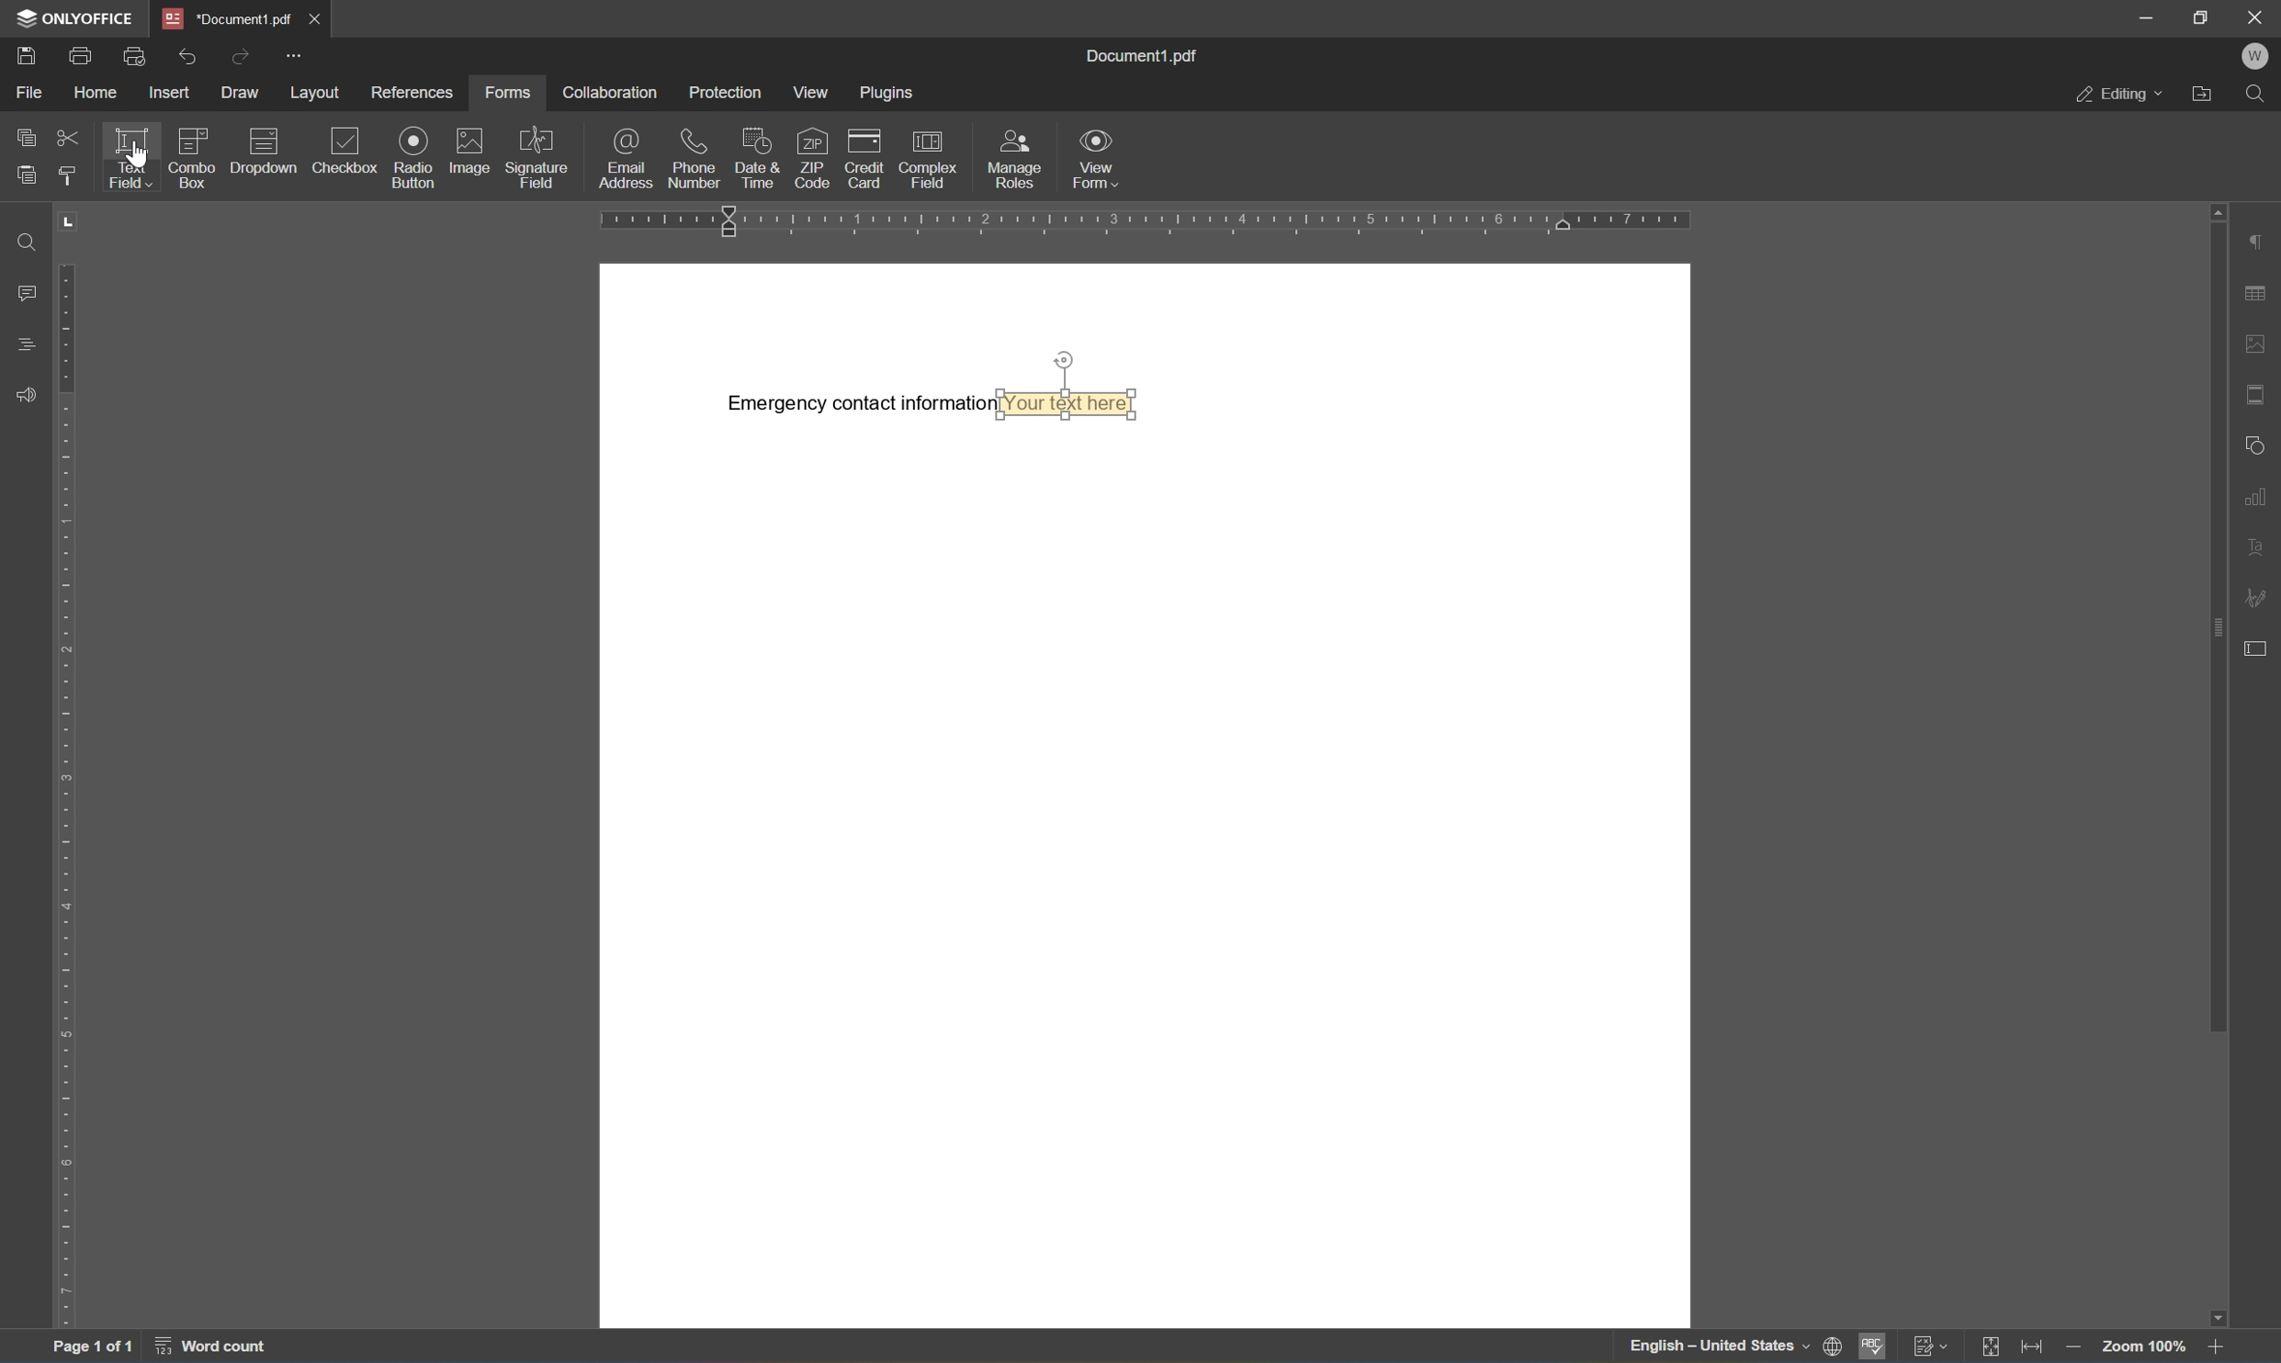 This screenshot has height=1363, width=2281. What do you see at coordinates (622, 158) in the screenshot?
I see `email address` at bounding box center [622, 158].